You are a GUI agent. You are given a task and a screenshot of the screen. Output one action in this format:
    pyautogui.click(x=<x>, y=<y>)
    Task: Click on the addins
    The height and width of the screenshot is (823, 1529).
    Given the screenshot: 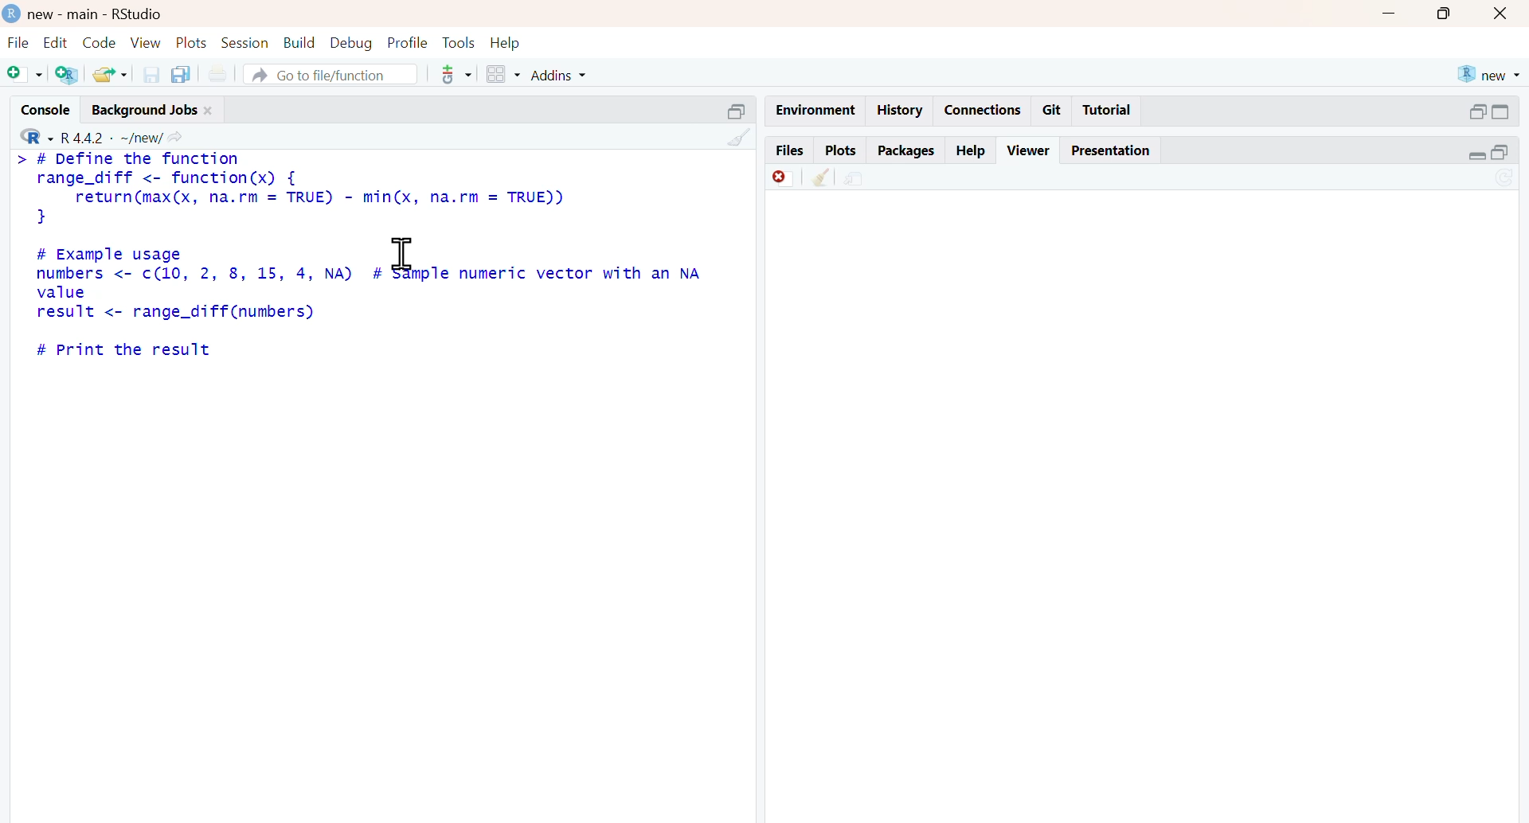 What is the action you would take?
    pyautogui.click(x=561, y=76)
    